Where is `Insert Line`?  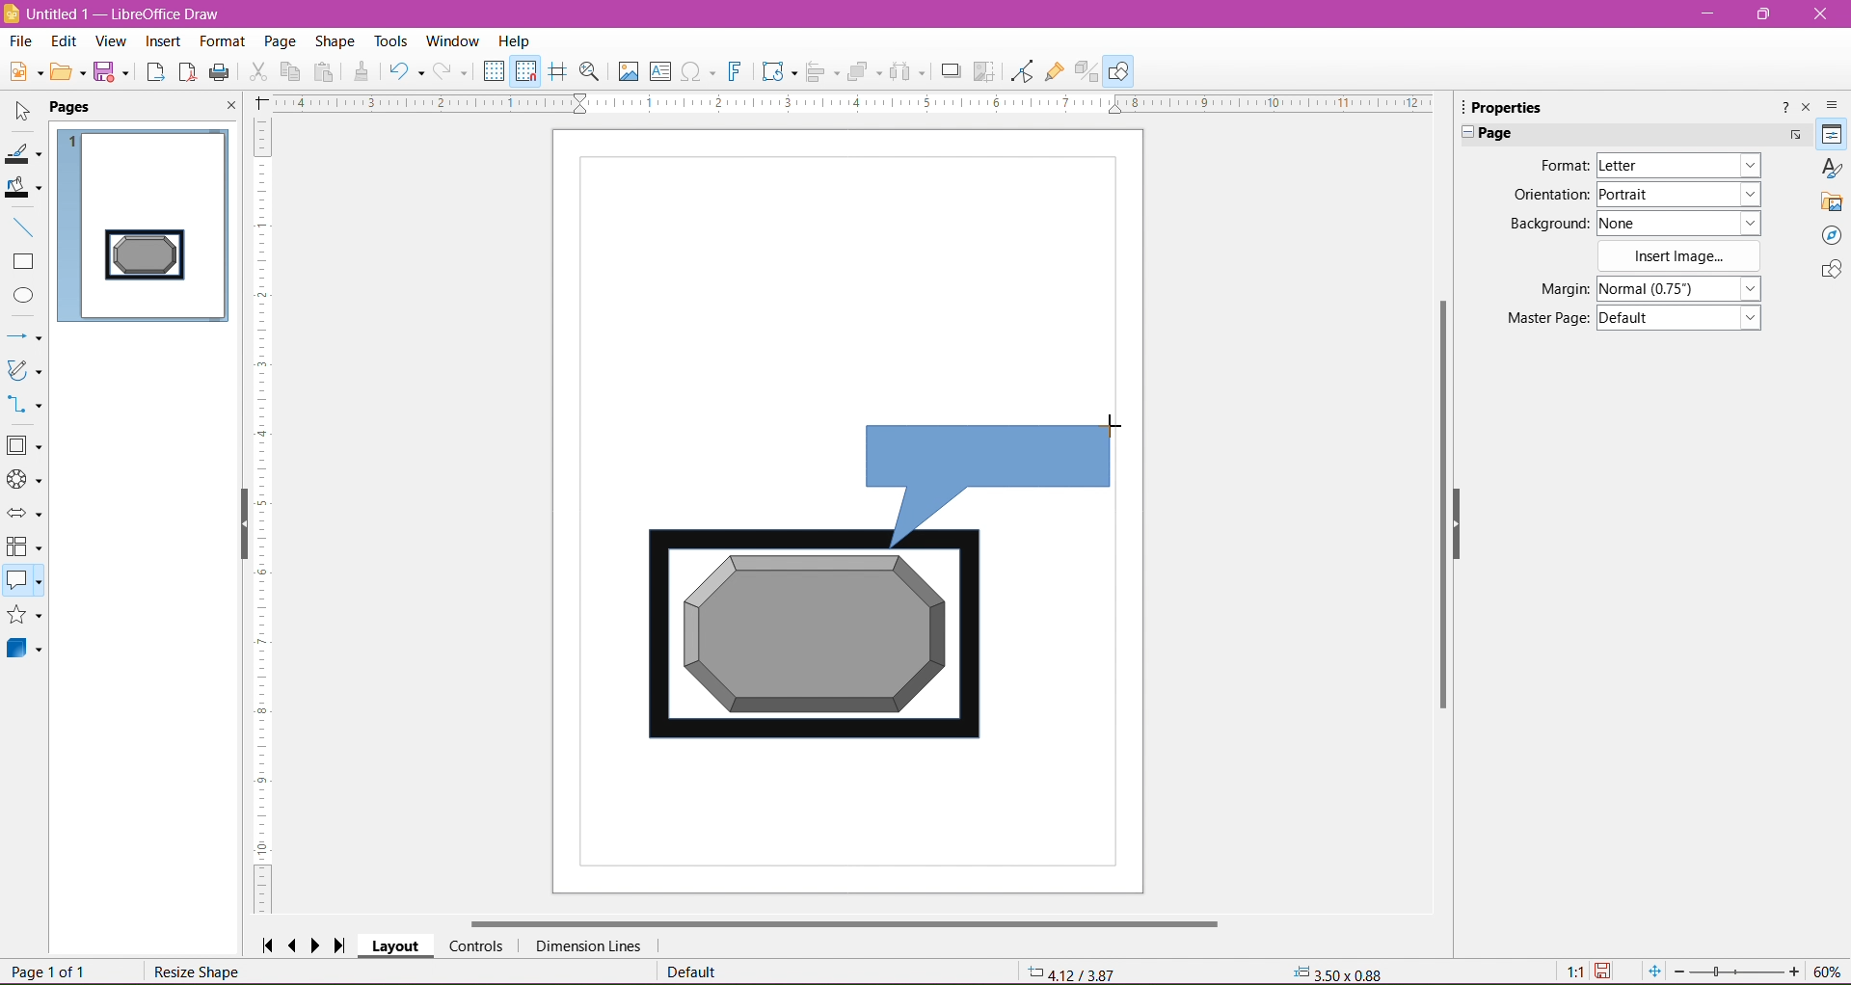
Insert Line is located at coordinates (25, 228).